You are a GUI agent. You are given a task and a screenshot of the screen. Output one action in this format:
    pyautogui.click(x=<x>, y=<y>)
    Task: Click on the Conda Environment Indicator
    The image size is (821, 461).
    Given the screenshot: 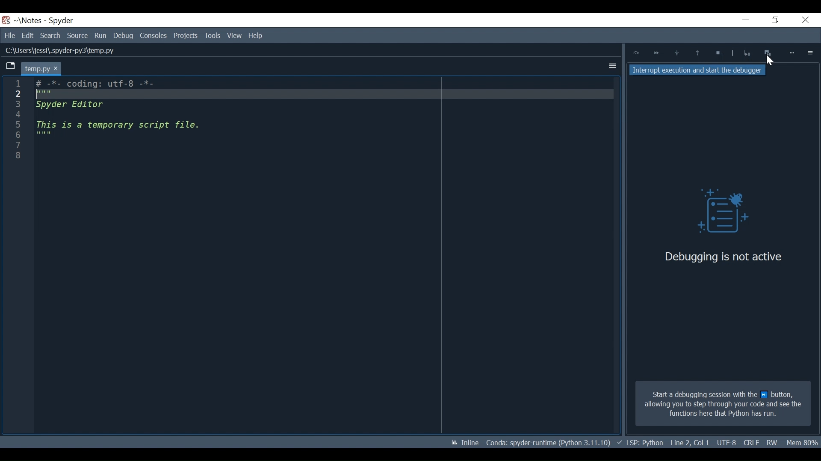 What is the action you would take?
    pyautogui.click(x=547, y=442)
    